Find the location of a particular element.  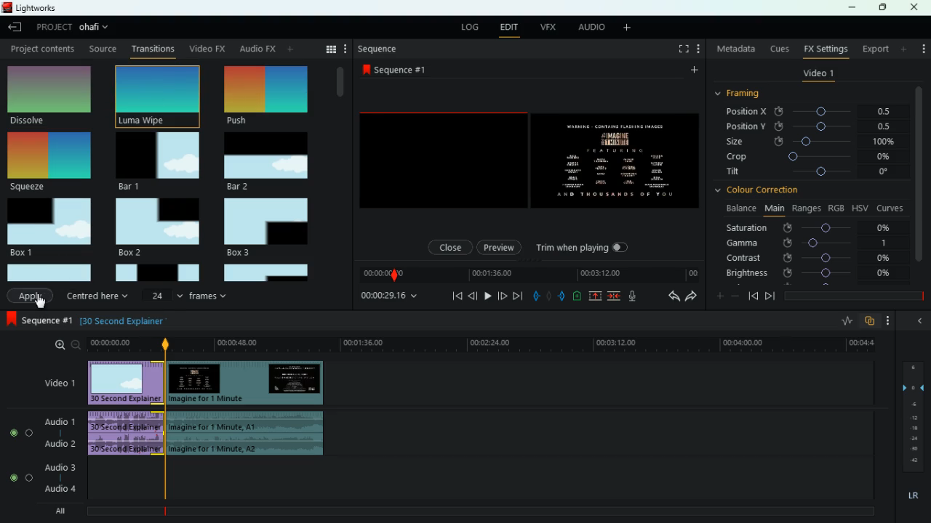

project name is located at coordinates (97, 28).